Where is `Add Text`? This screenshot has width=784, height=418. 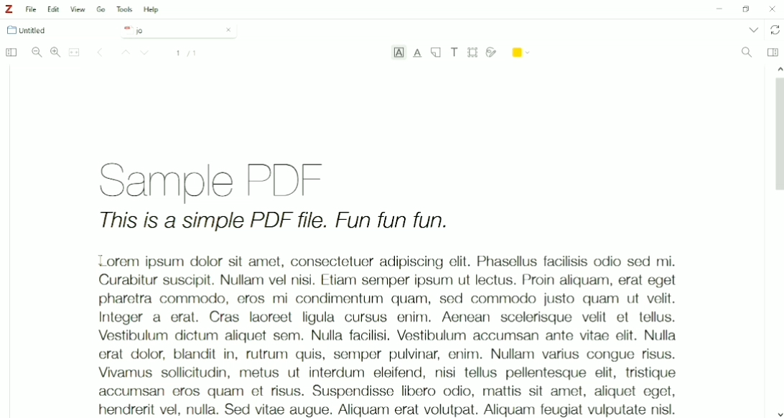 Add Text is located at coordinates (455, 52).